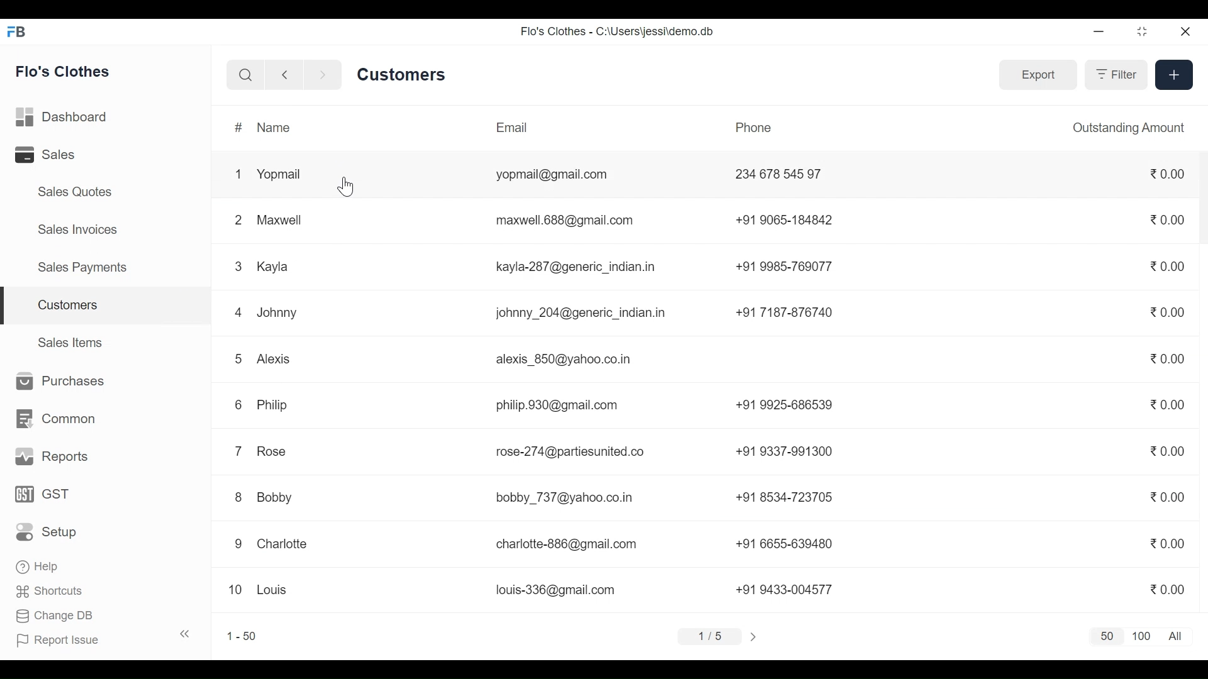 This screenshot has height=679, width=1208. Describe the element at coordinates (44, 495) in the screenshot. I see `GST` at that location.